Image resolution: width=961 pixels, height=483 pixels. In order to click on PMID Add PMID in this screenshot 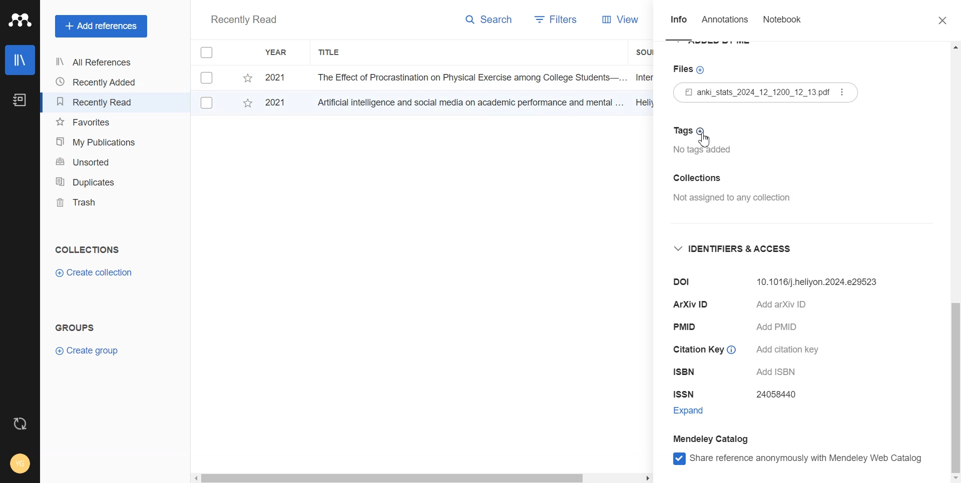, I will do `click(741, 328)`.